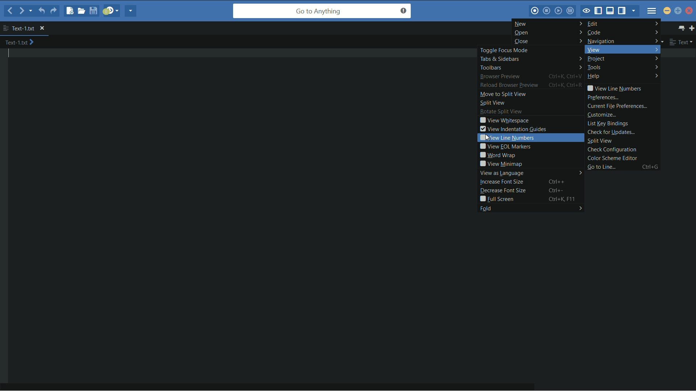 The width and height of the screenshot is (696, 391). What do you see at coordinates (555, 181) in the screenshot?
I see `Ctrl++` at bounding box center [555, 181].